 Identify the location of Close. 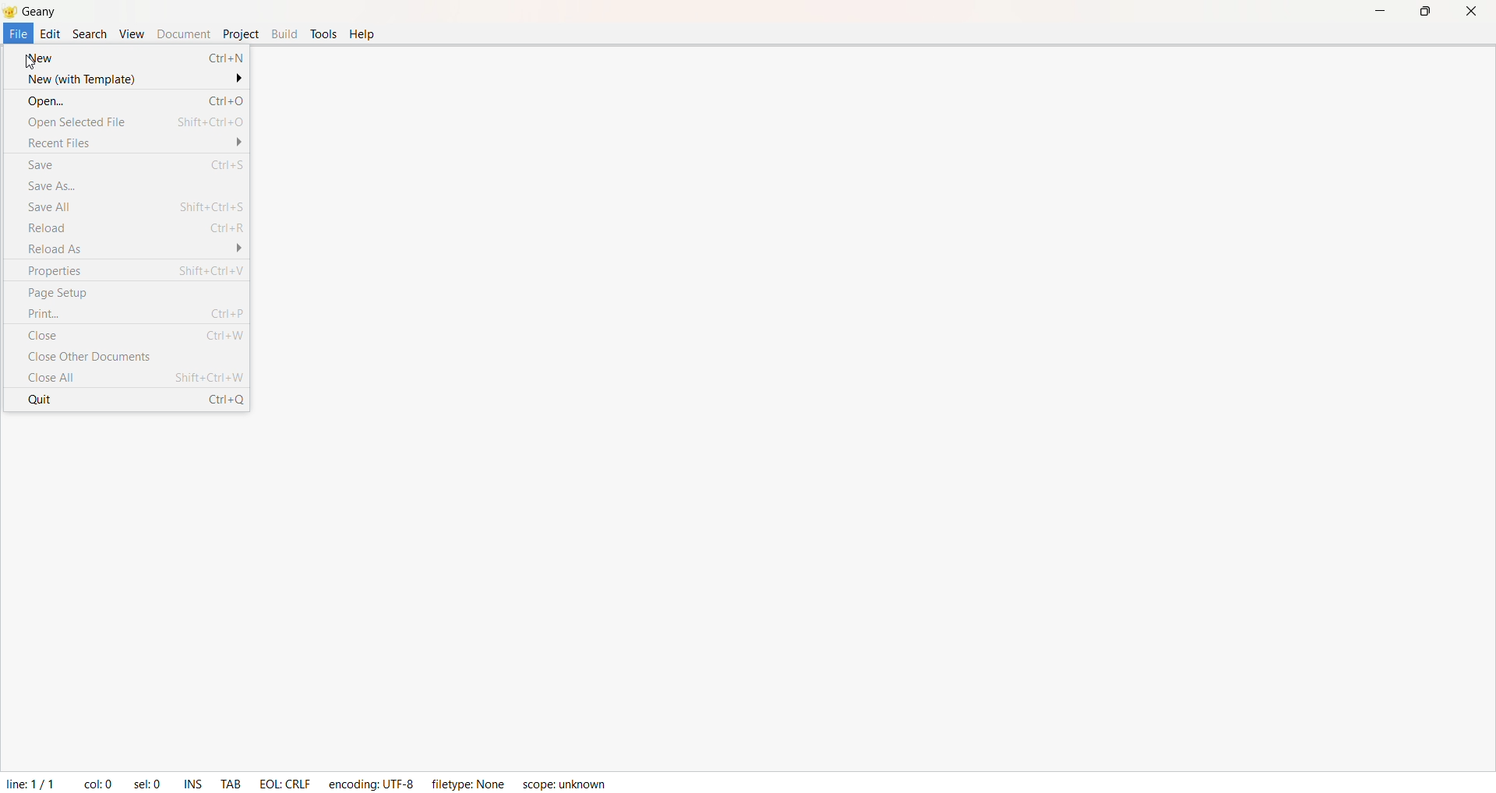
(138, 337).